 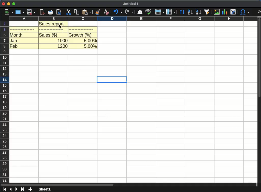 I want to click on print preview, so click(x=59, y=12).